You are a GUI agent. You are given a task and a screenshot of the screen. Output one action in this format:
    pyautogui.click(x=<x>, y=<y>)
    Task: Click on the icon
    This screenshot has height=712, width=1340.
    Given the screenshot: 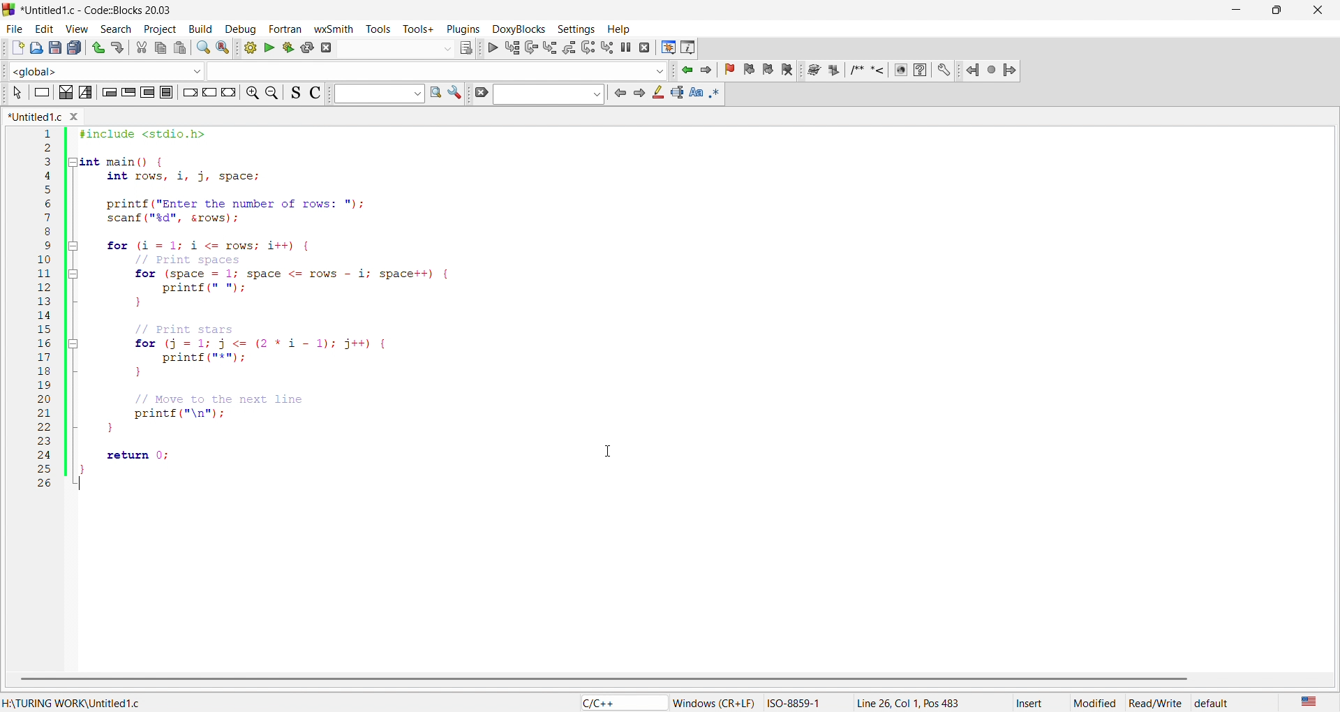 What is the action you would take?
    pyautogui.click(x=87, y=94)
    